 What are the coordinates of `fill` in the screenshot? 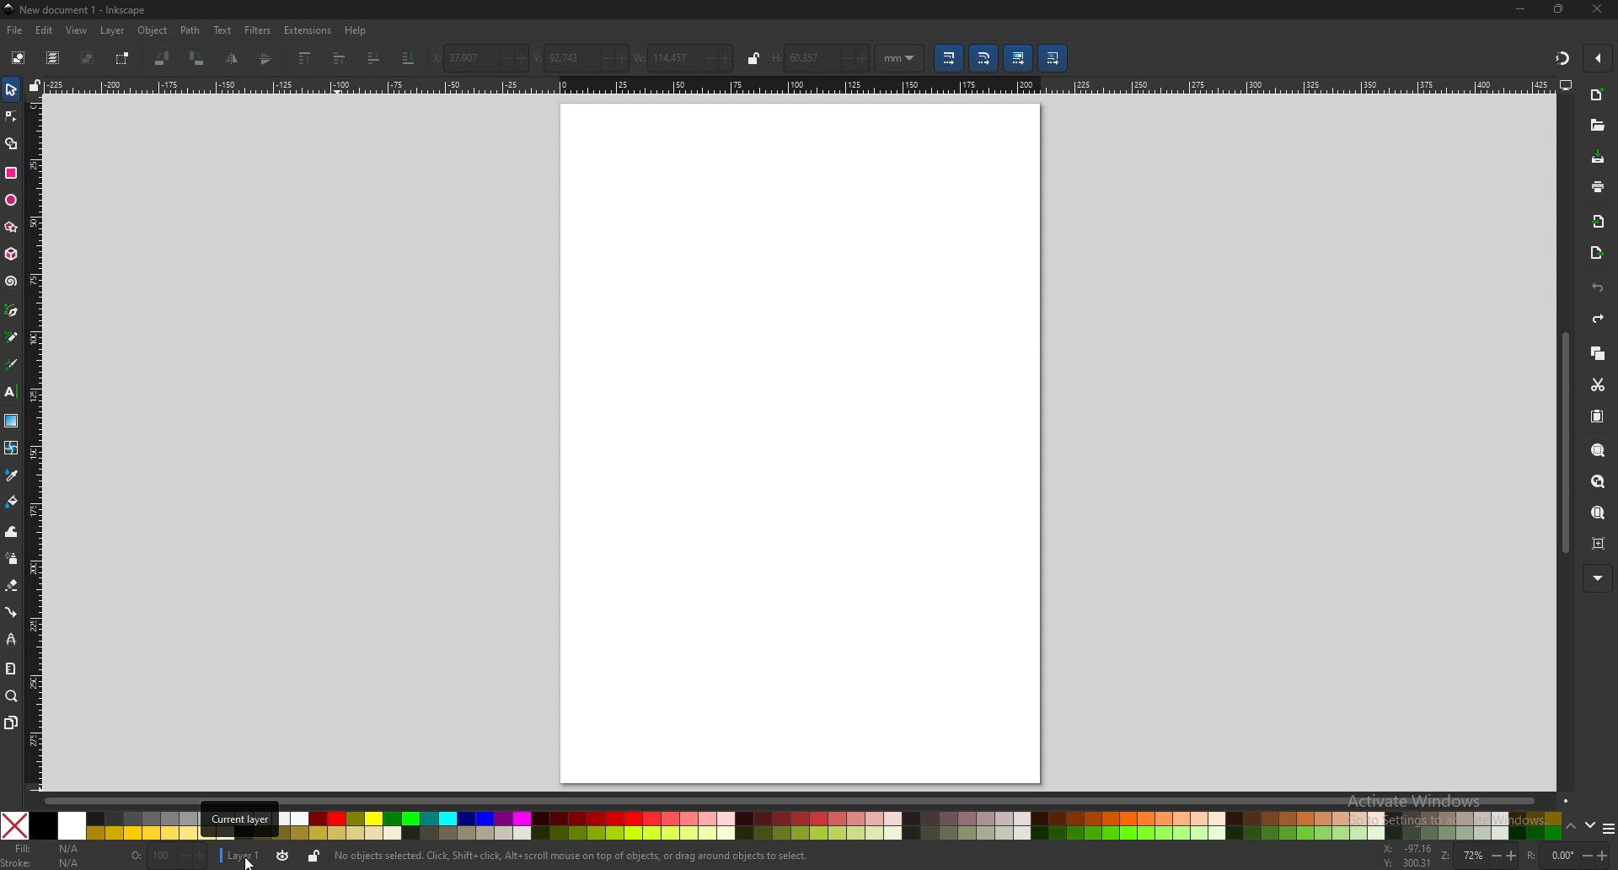 It's located at (46, 848).